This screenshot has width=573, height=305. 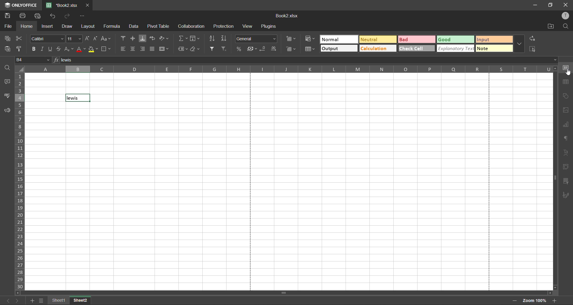 I want to click on minimize, so click(x=535, y=5).